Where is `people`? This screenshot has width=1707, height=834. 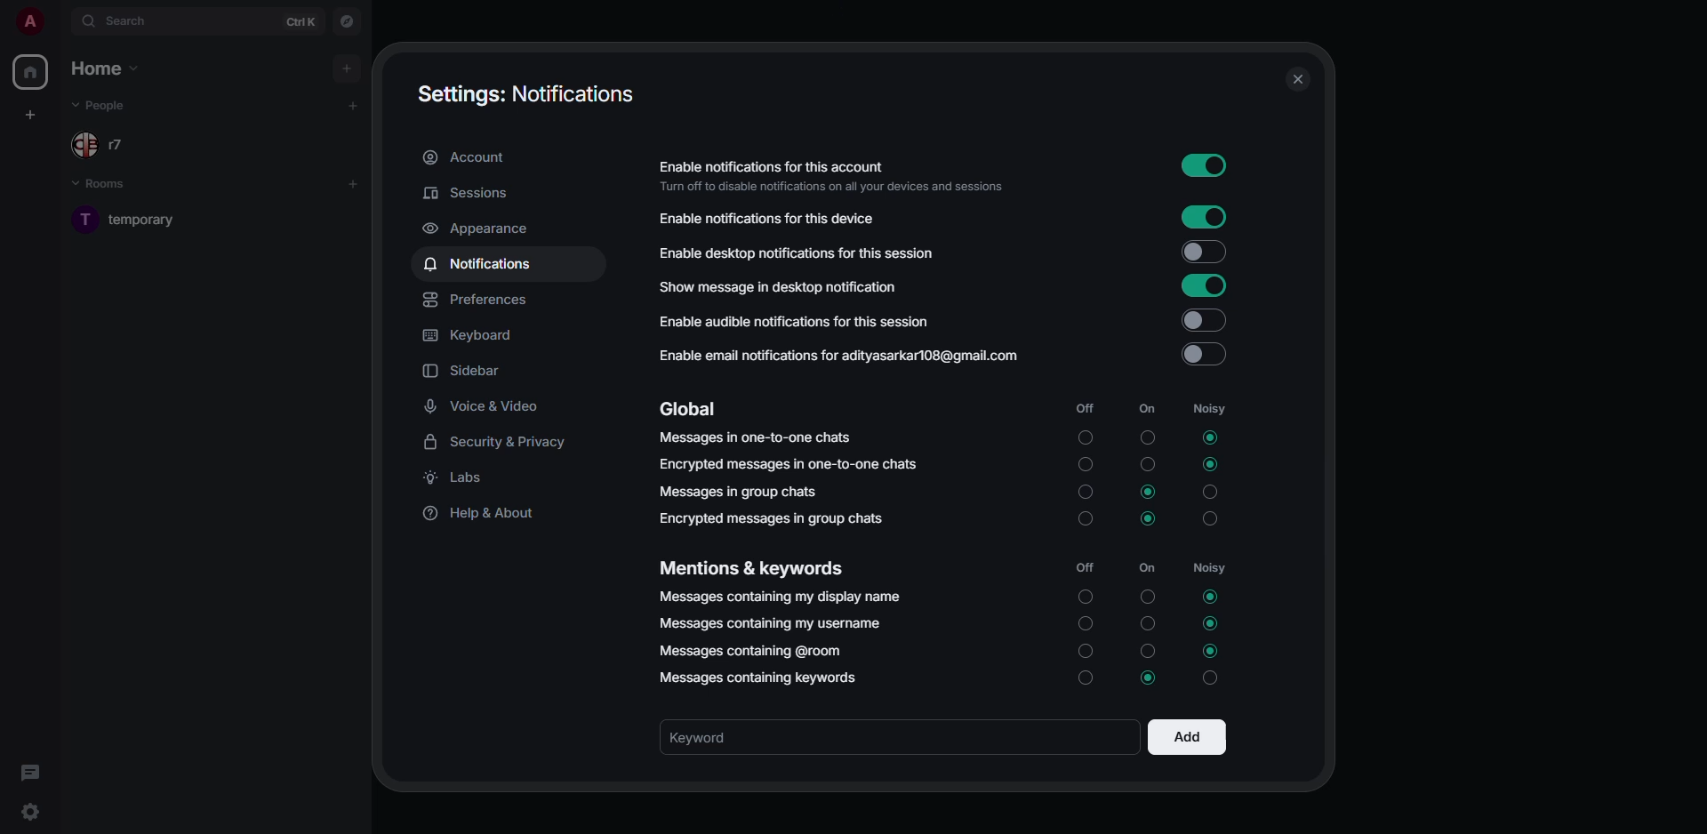 people is located at coordinates (117, 144).